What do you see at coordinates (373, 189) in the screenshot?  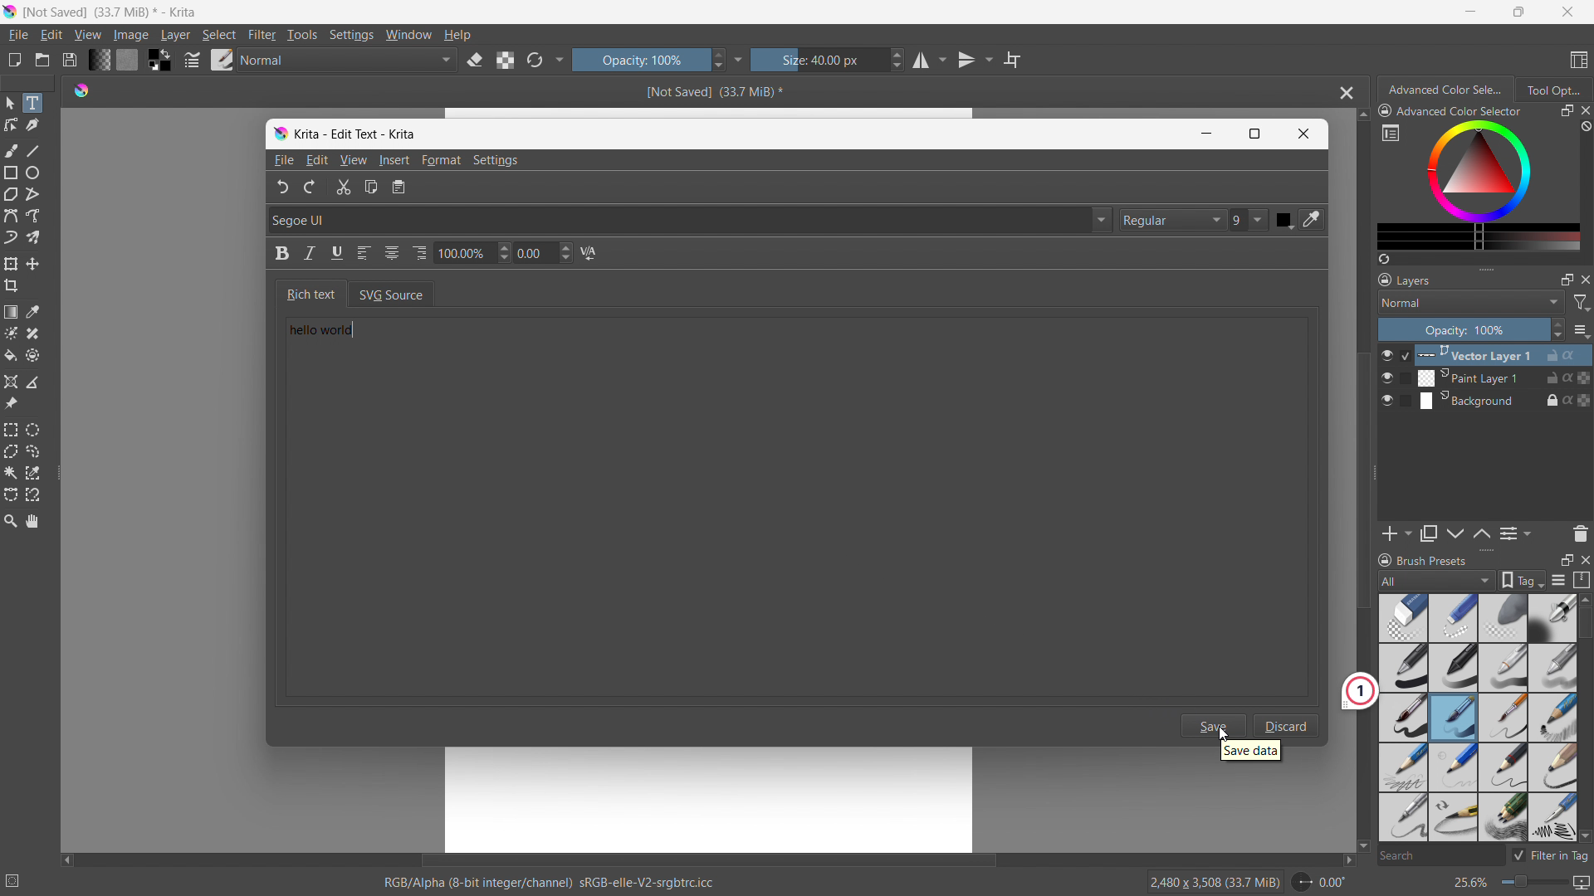 I see `Copy` at bounding box center [373, 189].